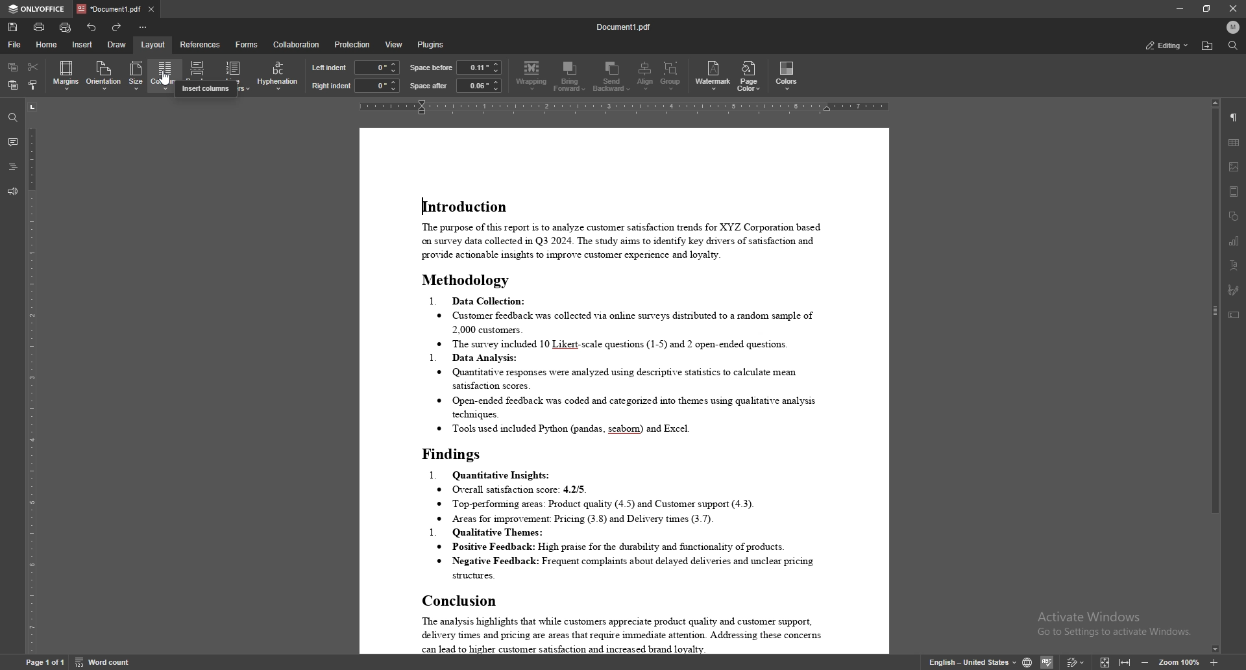 This screenshot has width=1246, height=670. I want to click on shapes, so click(1234, 216).